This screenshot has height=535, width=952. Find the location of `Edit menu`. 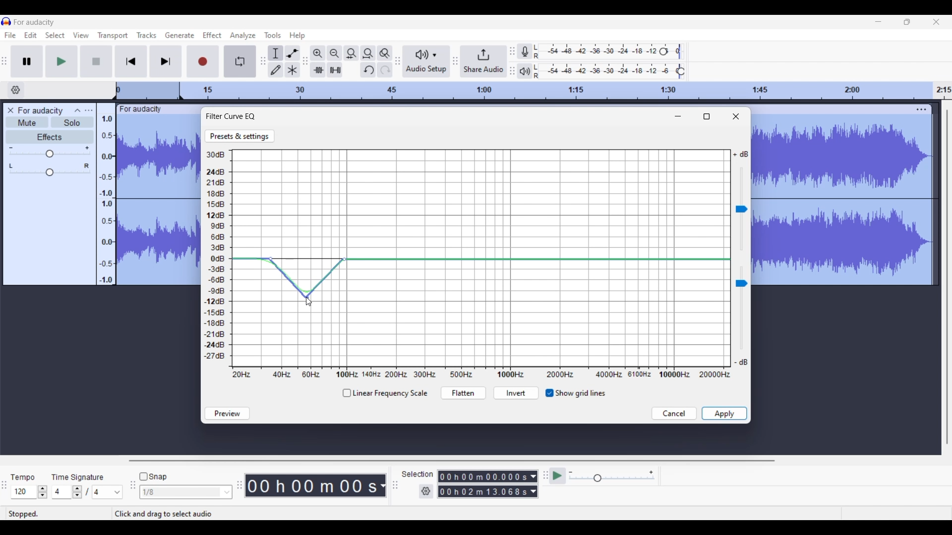

Edit menu is located at coordinates (31, 36).